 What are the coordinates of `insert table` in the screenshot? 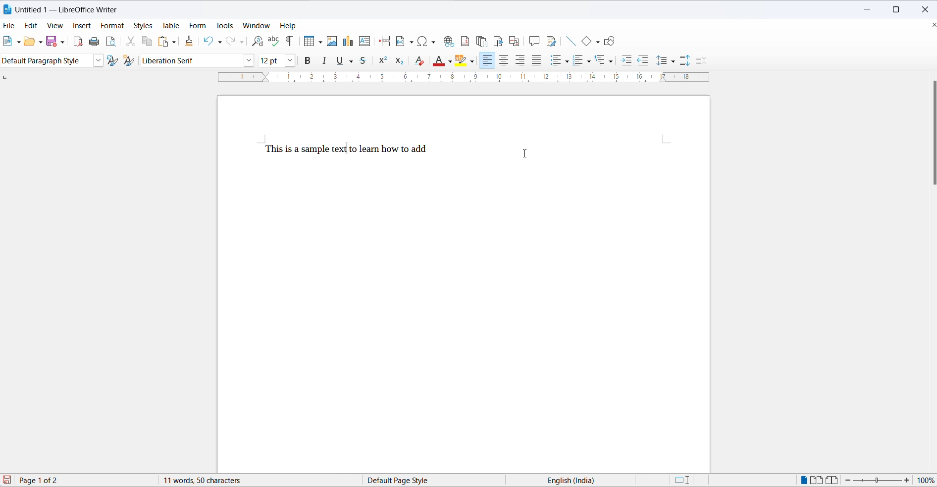 It's located at (307, 41).